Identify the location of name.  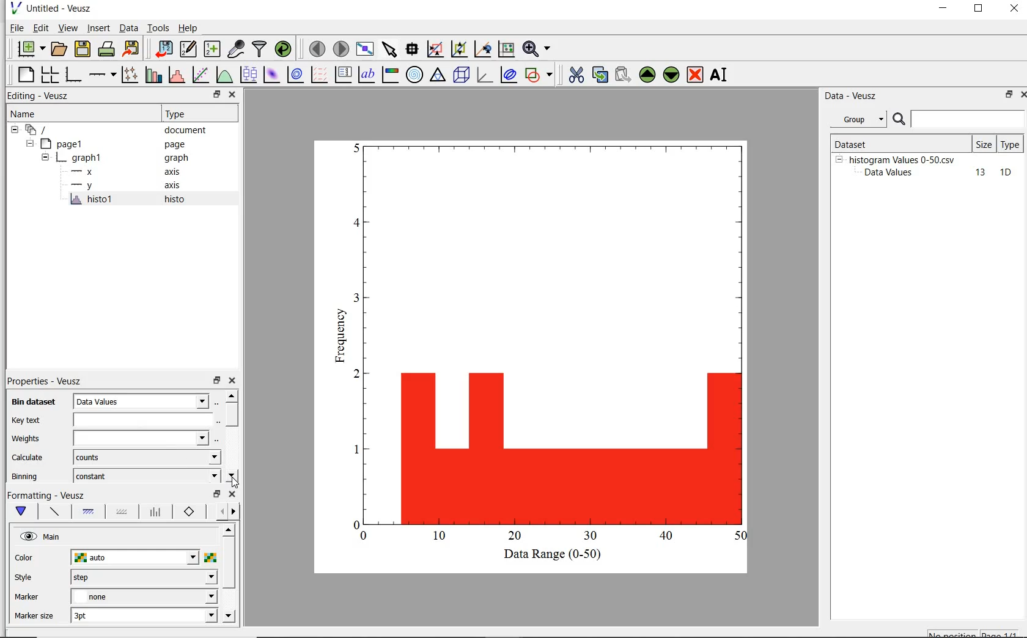
(22, 114).